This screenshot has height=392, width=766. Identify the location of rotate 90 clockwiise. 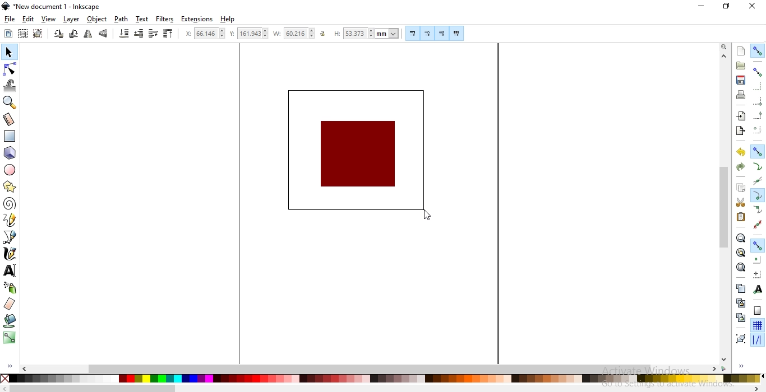
(72, 35).